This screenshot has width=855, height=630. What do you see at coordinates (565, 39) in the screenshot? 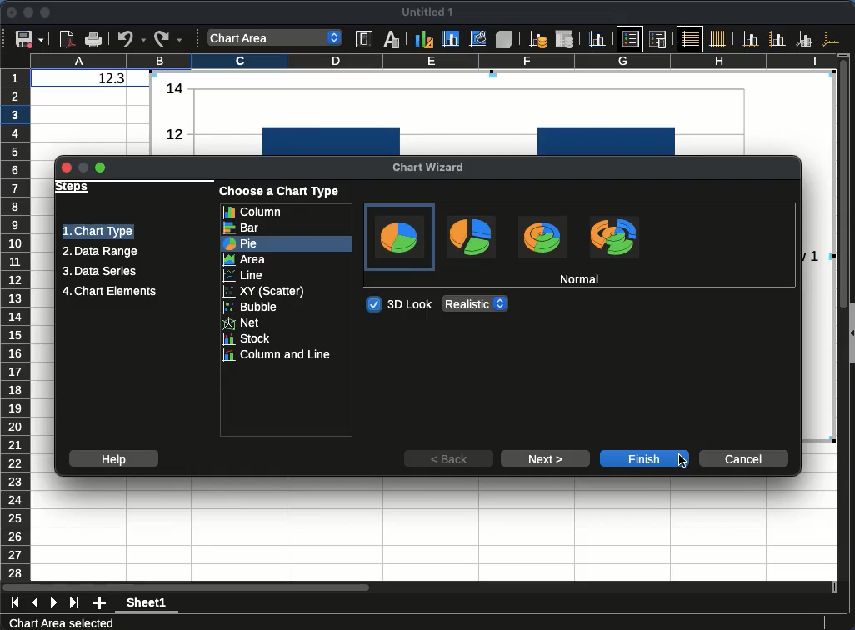
I see `Data table` at bounding box center [565, 39].